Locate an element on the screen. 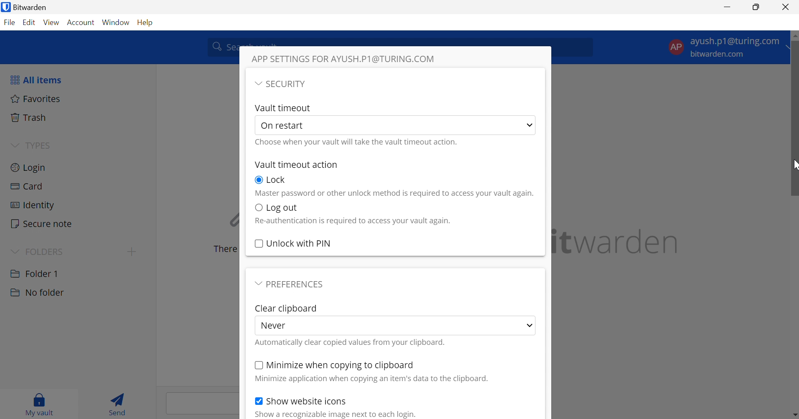 The height and width of the screenshot is (419, 799). Add folder is located at coordinates (132, 252).